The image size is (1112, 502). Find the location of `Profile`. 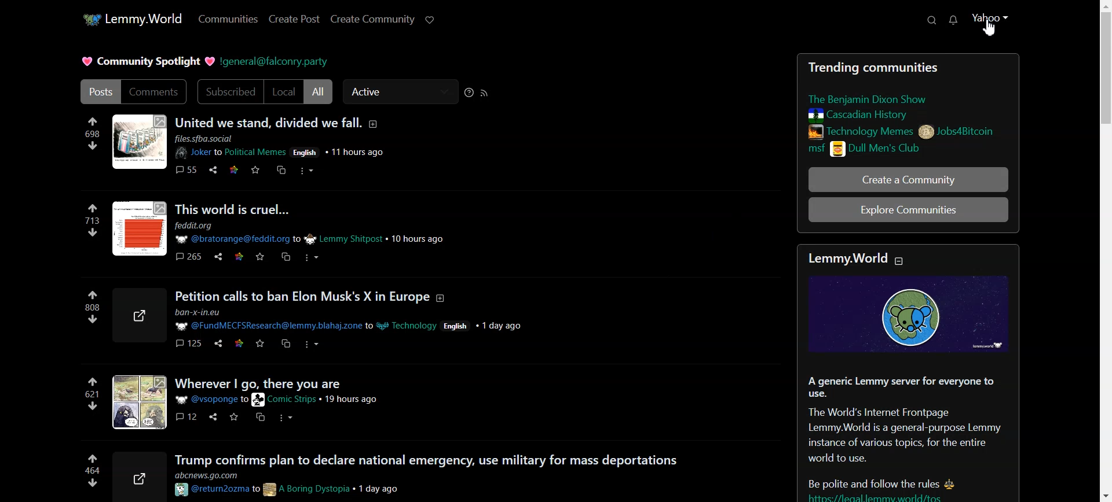

Profile is located at coordinates (992, 26).